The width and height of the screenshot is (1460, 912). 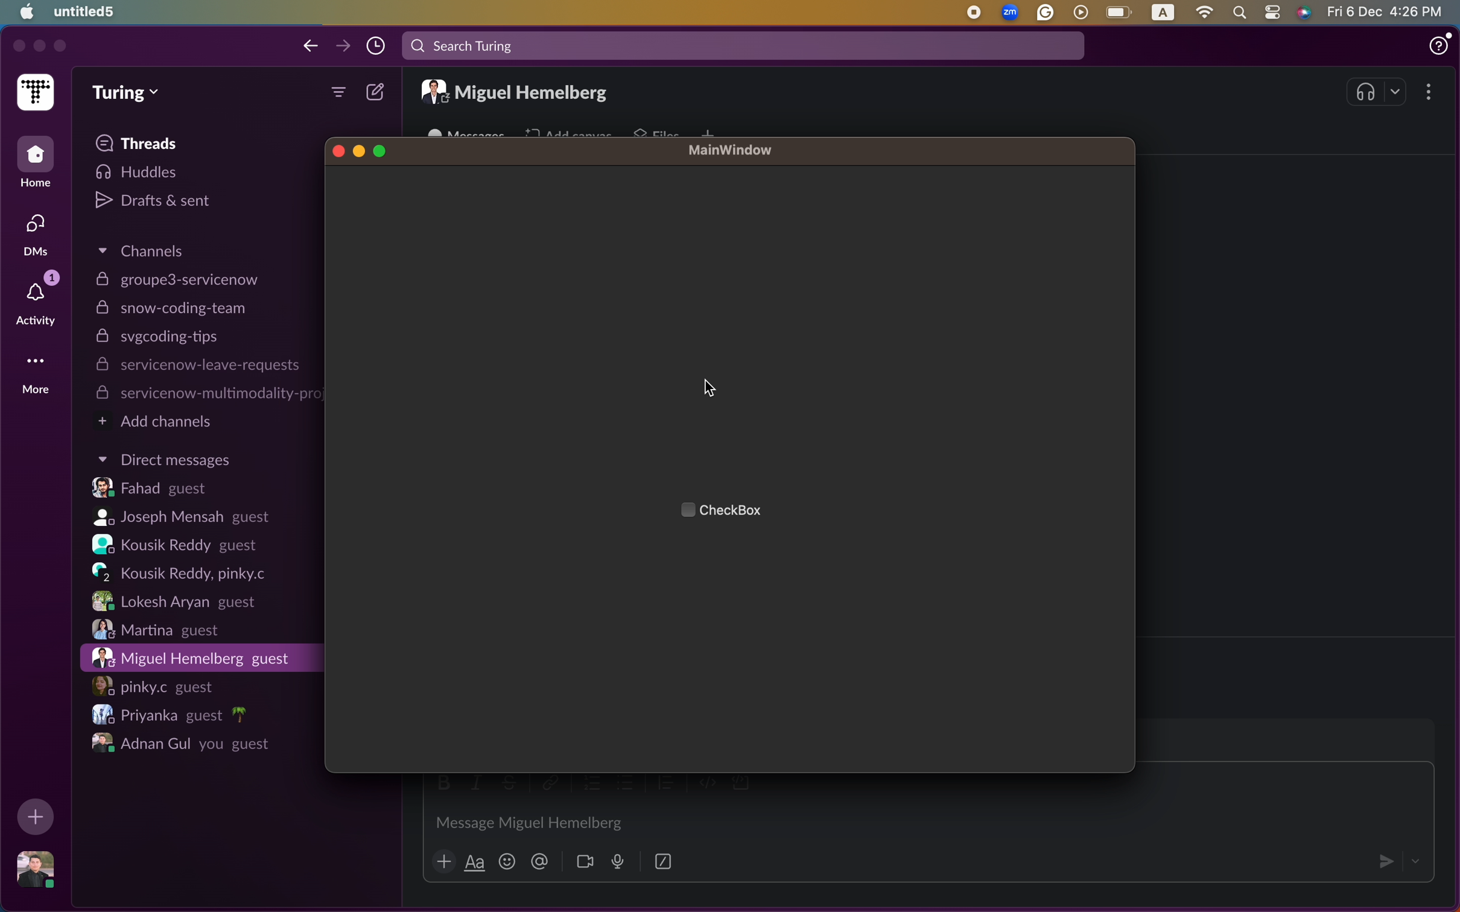 I want to click on zm, so click(x=1011, y=11).